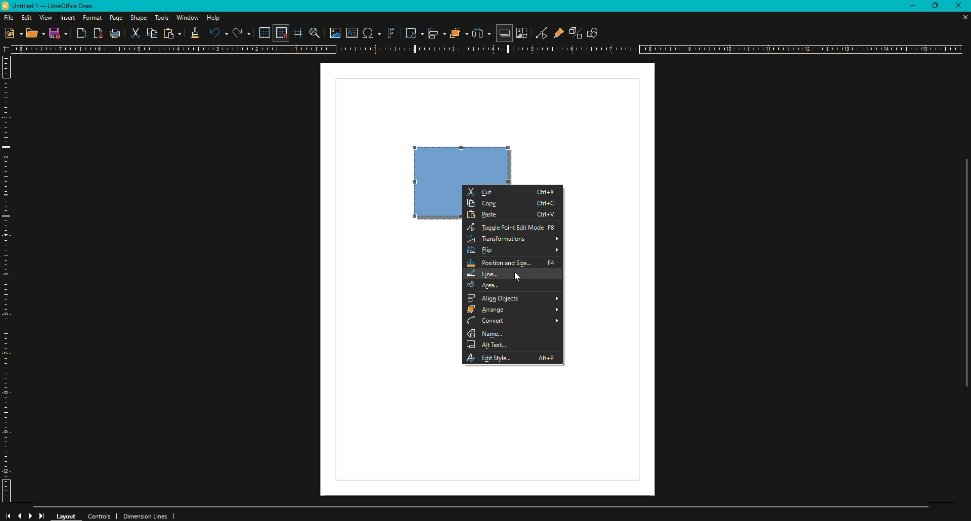  Describe the element at coordinates (187, 17) in the screenshot. I see `Window` at that location.